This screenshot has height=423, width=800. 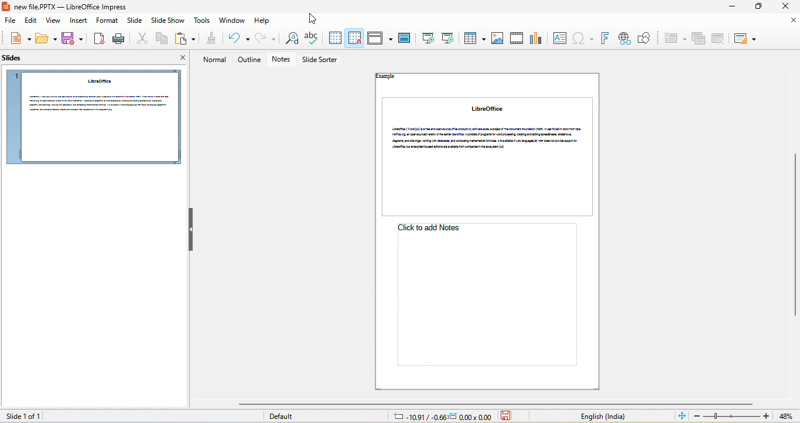 I want to click on table, so click(x=473, y=37).